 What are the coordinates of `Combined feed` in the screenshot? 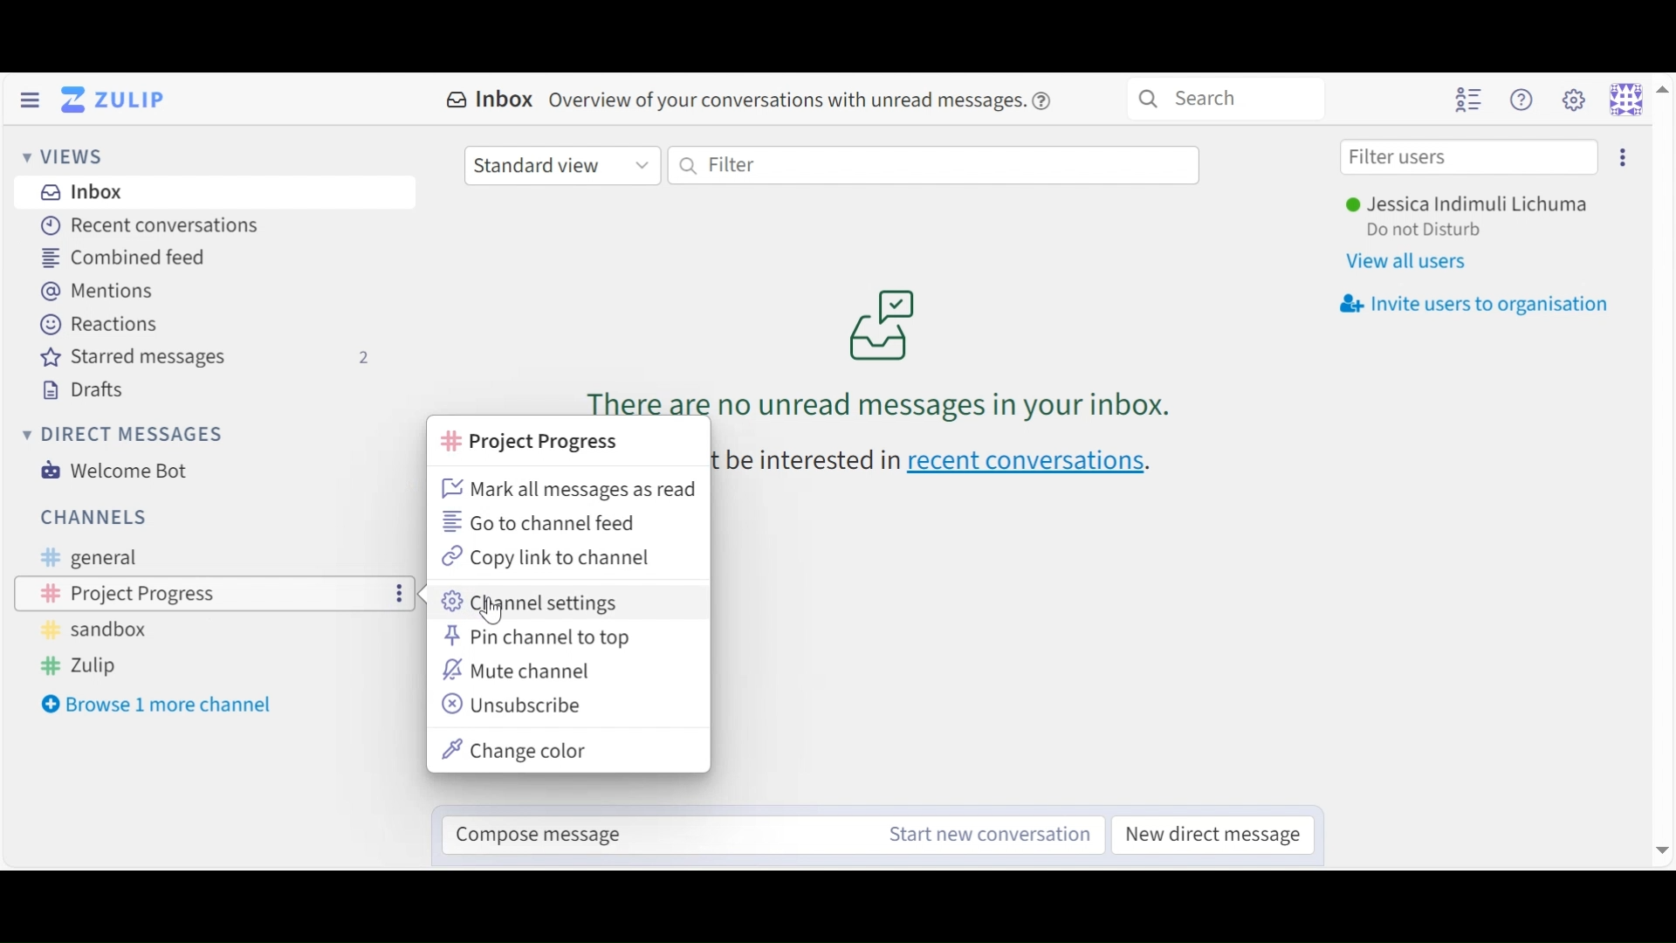 It's located at (120, 258).